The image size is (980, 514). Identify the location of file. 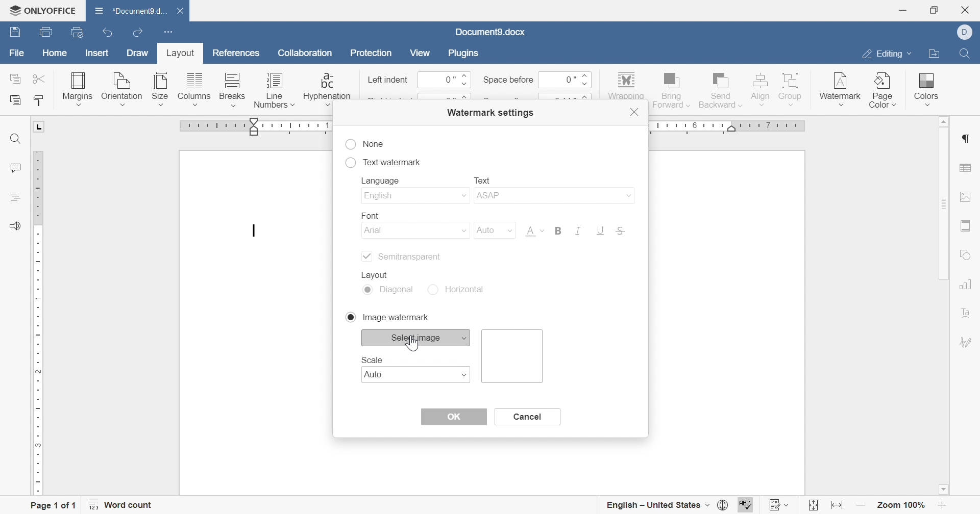
(17, 56).